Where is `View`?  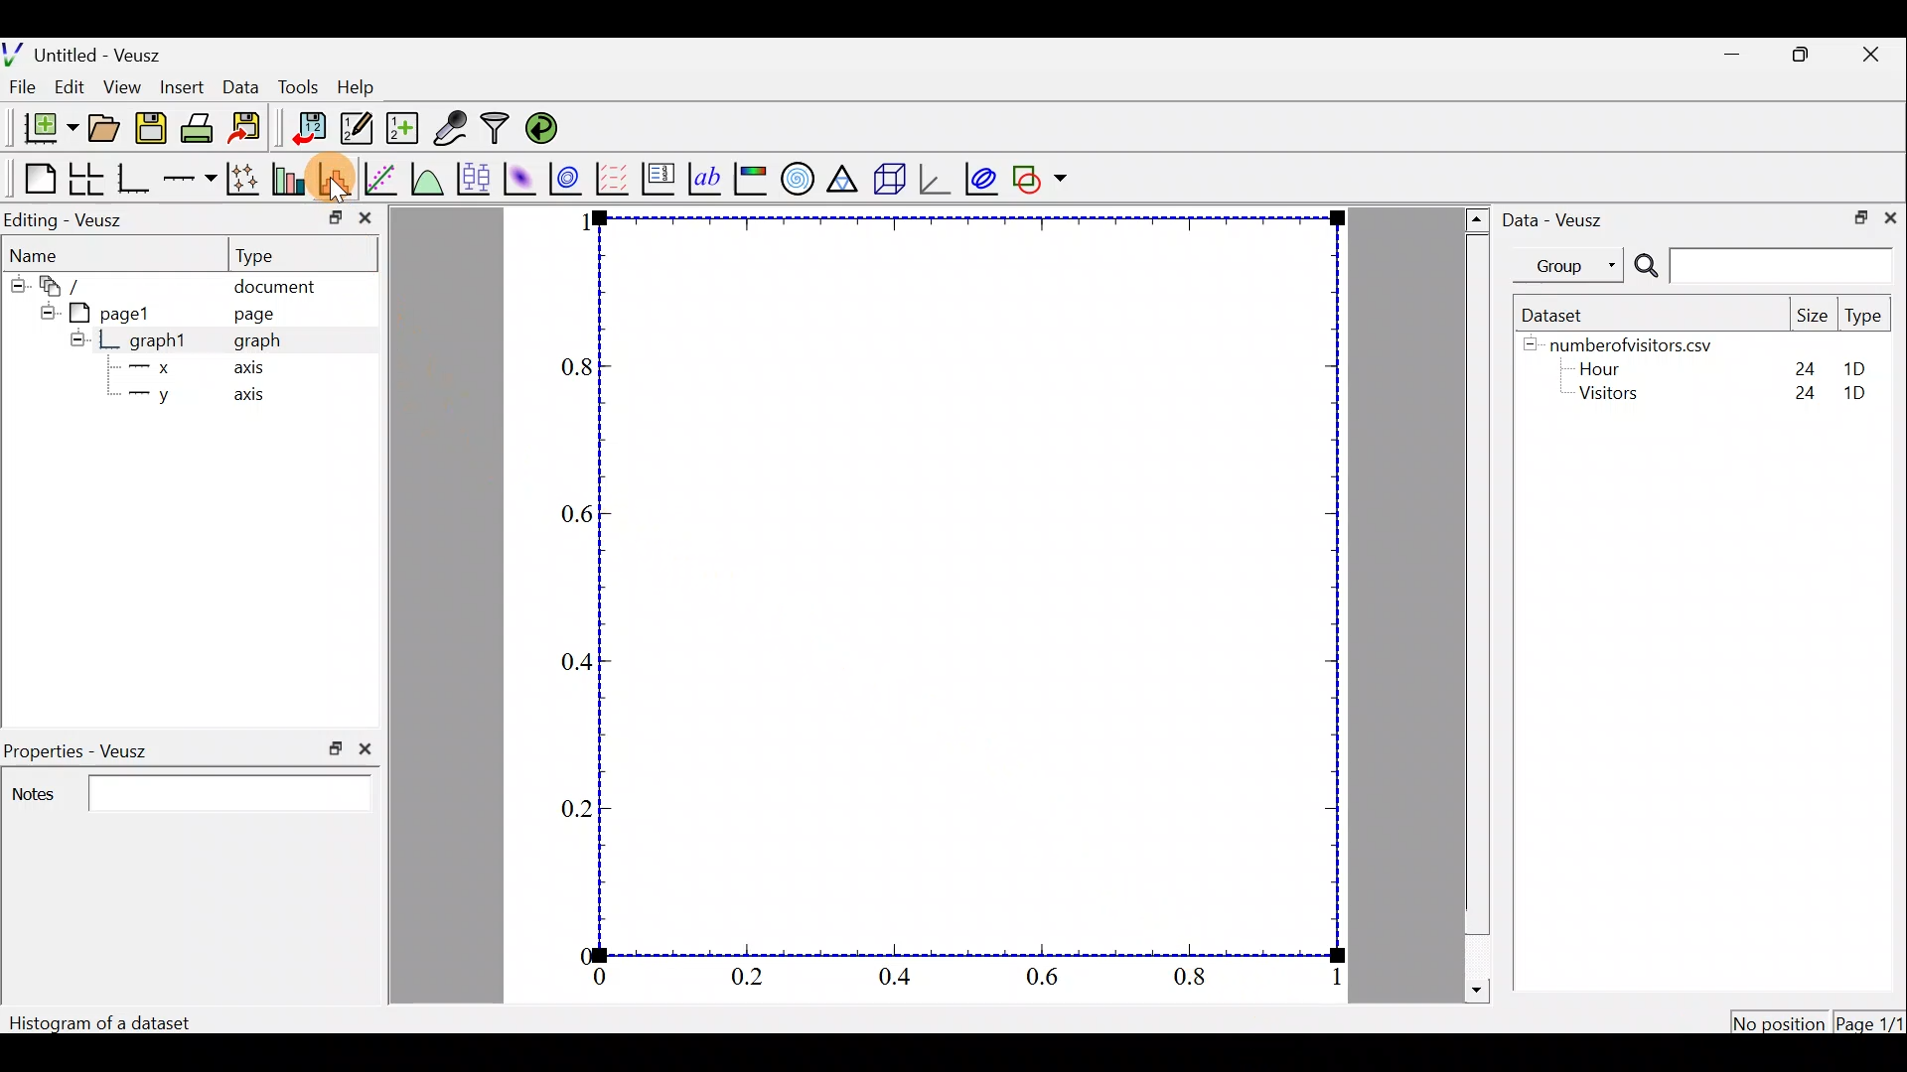
View is located at coordinates (123, 86).